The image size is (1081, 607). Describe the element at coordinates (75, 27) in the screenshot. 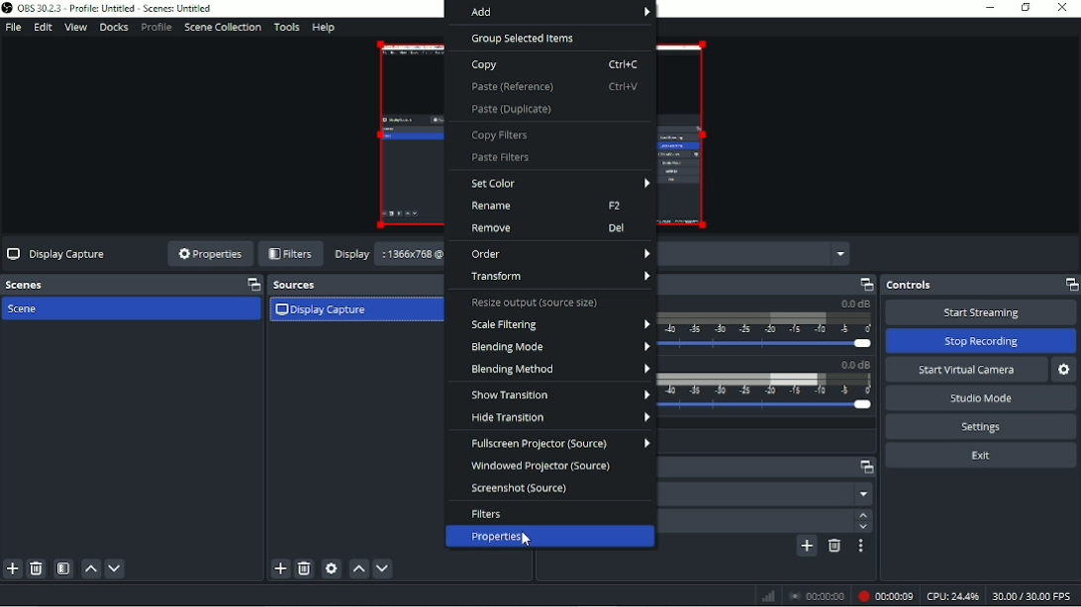

I see `View` at that location.